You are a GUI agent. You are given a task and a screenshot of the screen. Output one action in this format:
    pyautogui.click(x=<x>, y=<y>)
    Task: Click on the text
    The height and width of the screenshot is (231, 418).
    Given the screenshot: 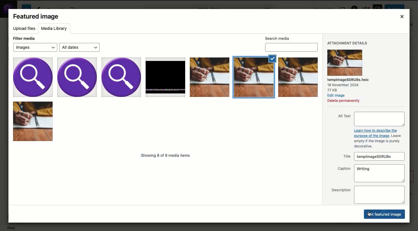 What is the action you would take?
    pyautogui.click(x=346, y=157)
    